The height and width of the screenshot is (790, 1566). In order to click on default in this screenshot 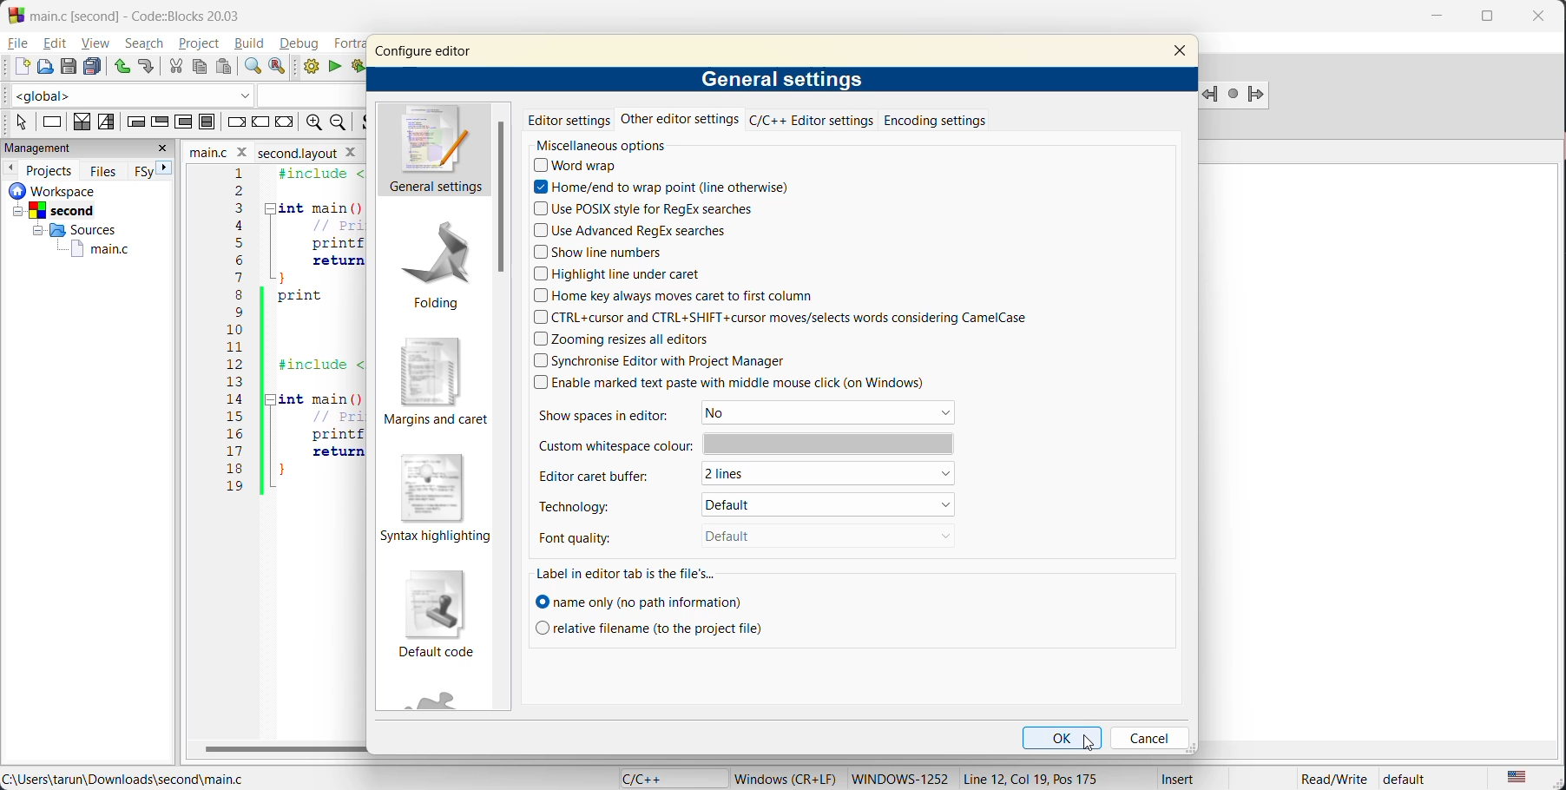, I will do `click(1415, 779)`.